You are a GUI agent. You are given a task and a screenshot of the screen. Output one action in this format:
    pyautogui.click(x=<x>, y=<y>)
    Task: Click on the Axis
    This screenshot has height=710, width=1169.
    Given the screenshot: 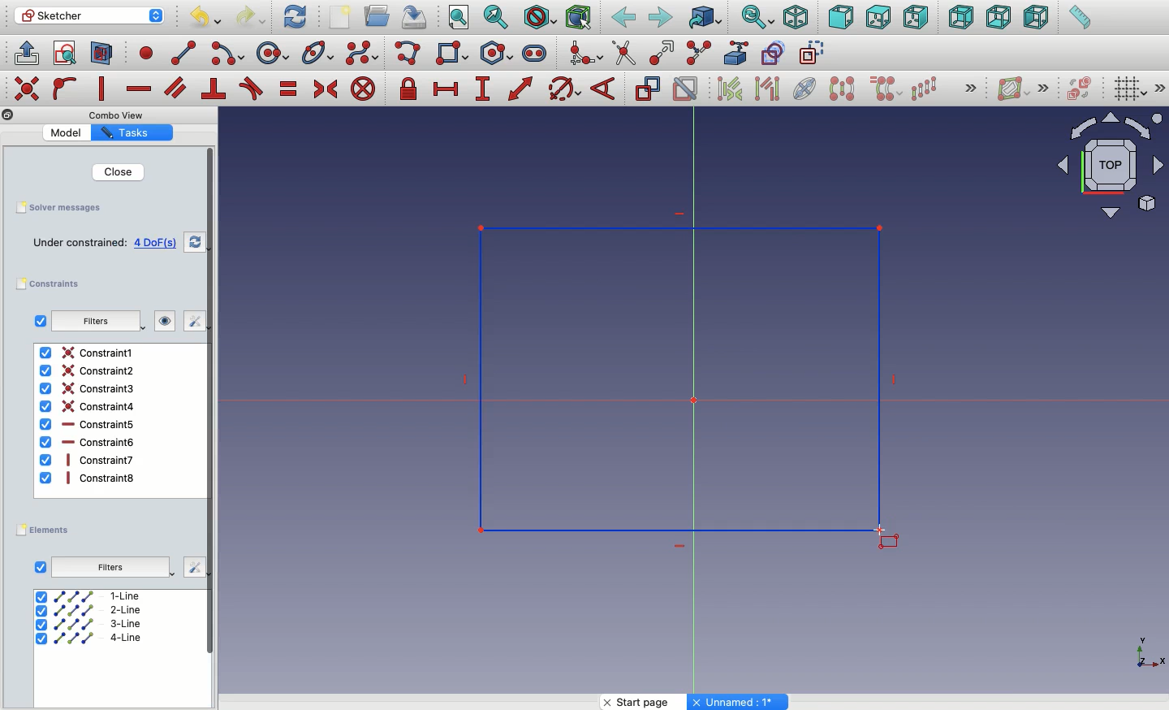 What is the action you would take?
    pyautogui.click(x=1147, y=647)
    